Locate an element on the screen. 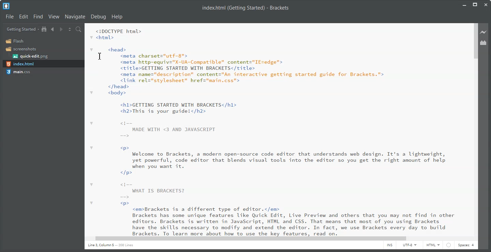 Image resolution: width=491 pixels, height=252 pixels. Getting Started is located at coordinates (23, 29).